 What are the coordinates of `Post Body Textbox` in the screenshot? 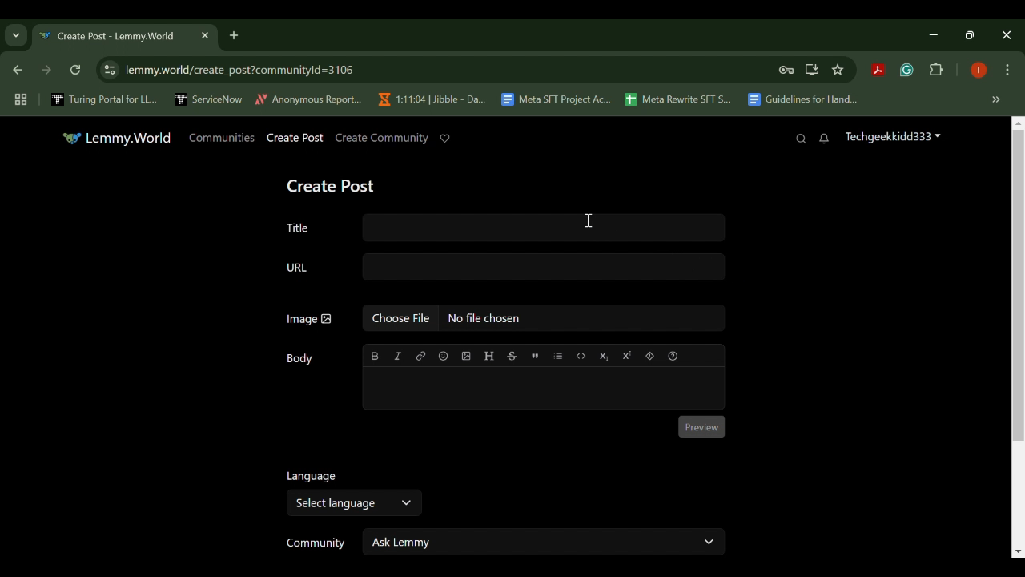 It's located at (541, 388).